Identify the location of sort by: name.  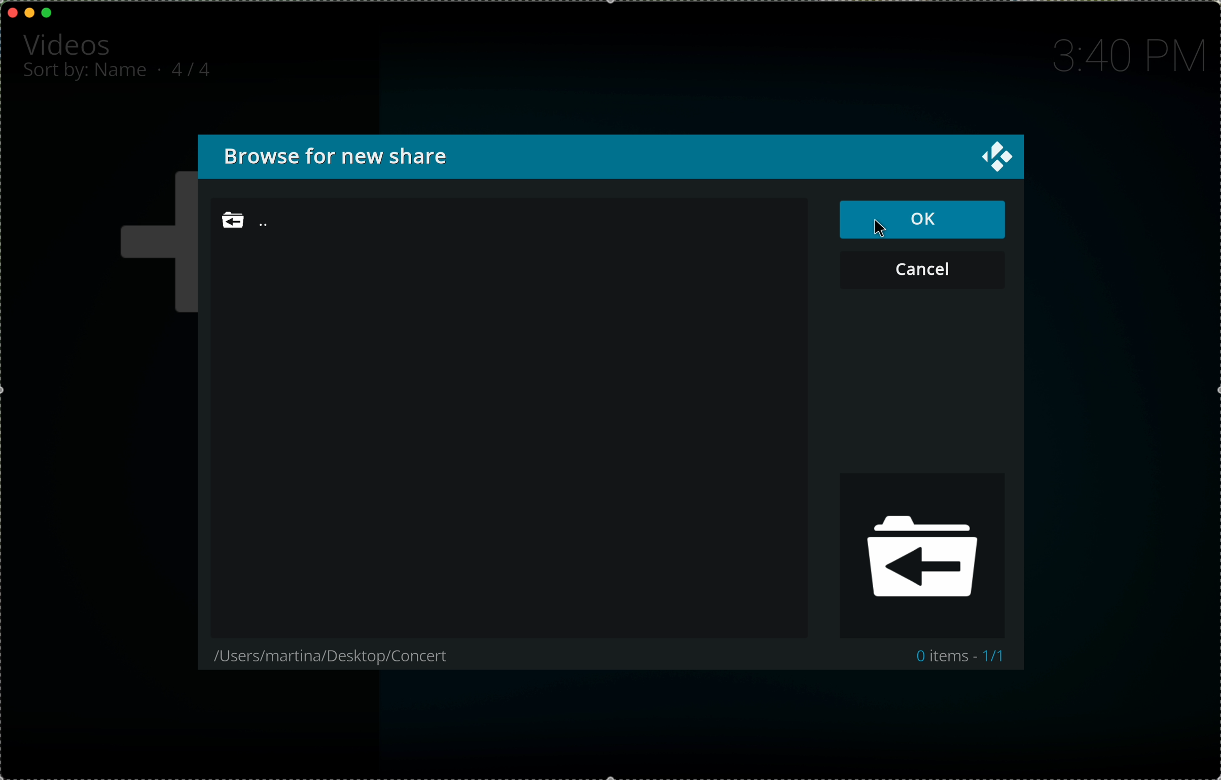
(86, 74).